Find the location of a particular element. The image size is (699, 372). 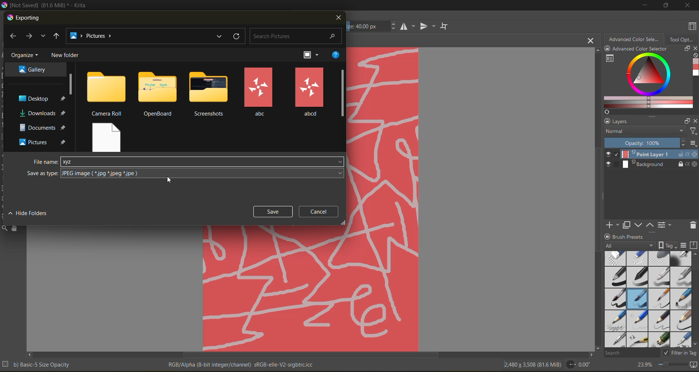

vertical scroll bar is located at coordinates (343, 93).